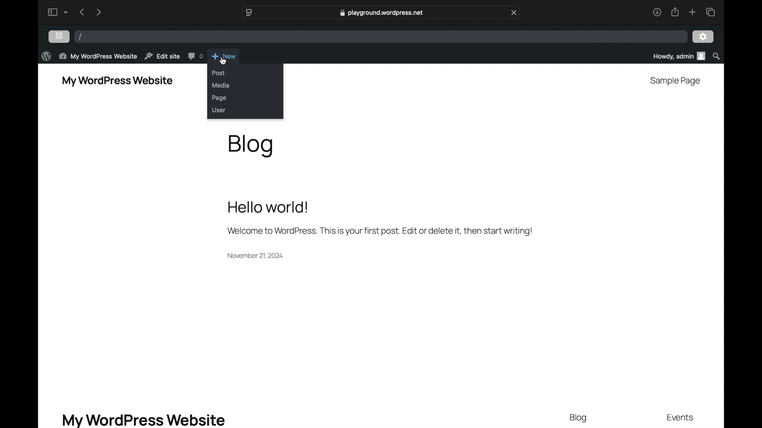 This screenshot has width=762, height=428. I want to click on wordpress, so click(47, 56).